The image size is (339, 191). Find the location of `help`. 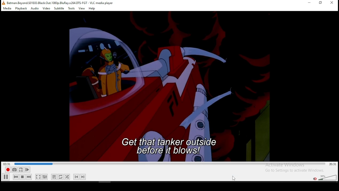

help is located at coordinates (92, 8).